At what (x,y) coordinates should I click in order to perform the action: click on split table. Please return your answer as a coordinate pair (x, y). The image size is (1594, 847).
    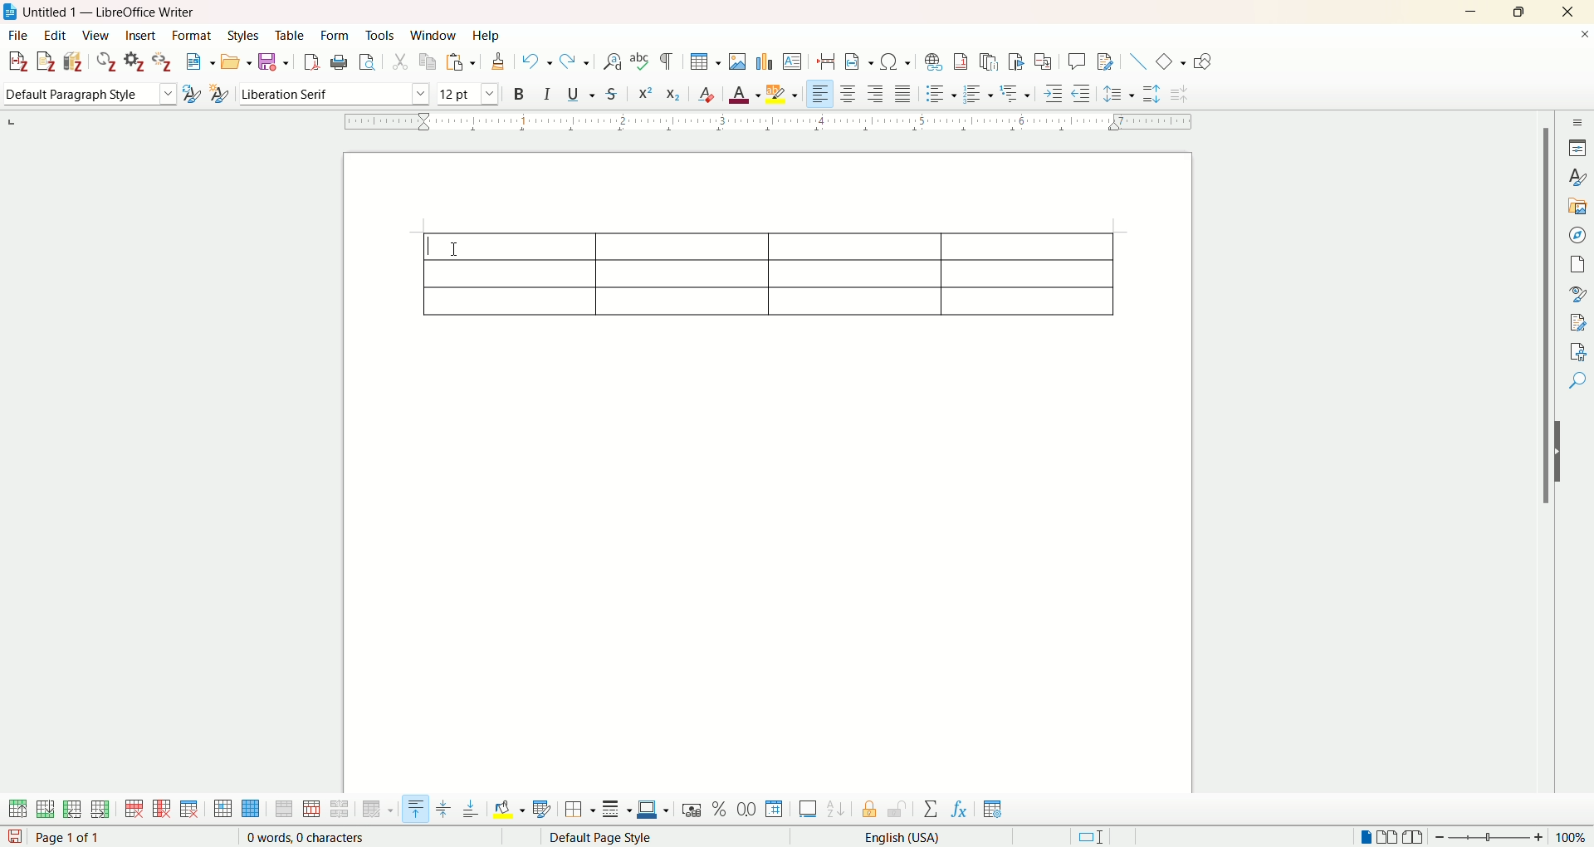
    Looking at the image, I should click on (340, 810).